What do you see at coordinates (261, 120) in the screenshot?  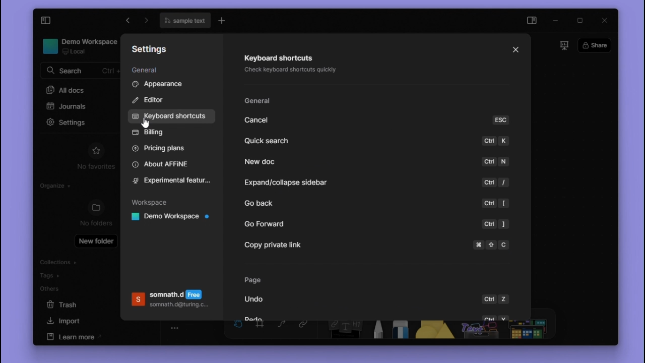 I see `Cancel` at bounding box center [261, 120].